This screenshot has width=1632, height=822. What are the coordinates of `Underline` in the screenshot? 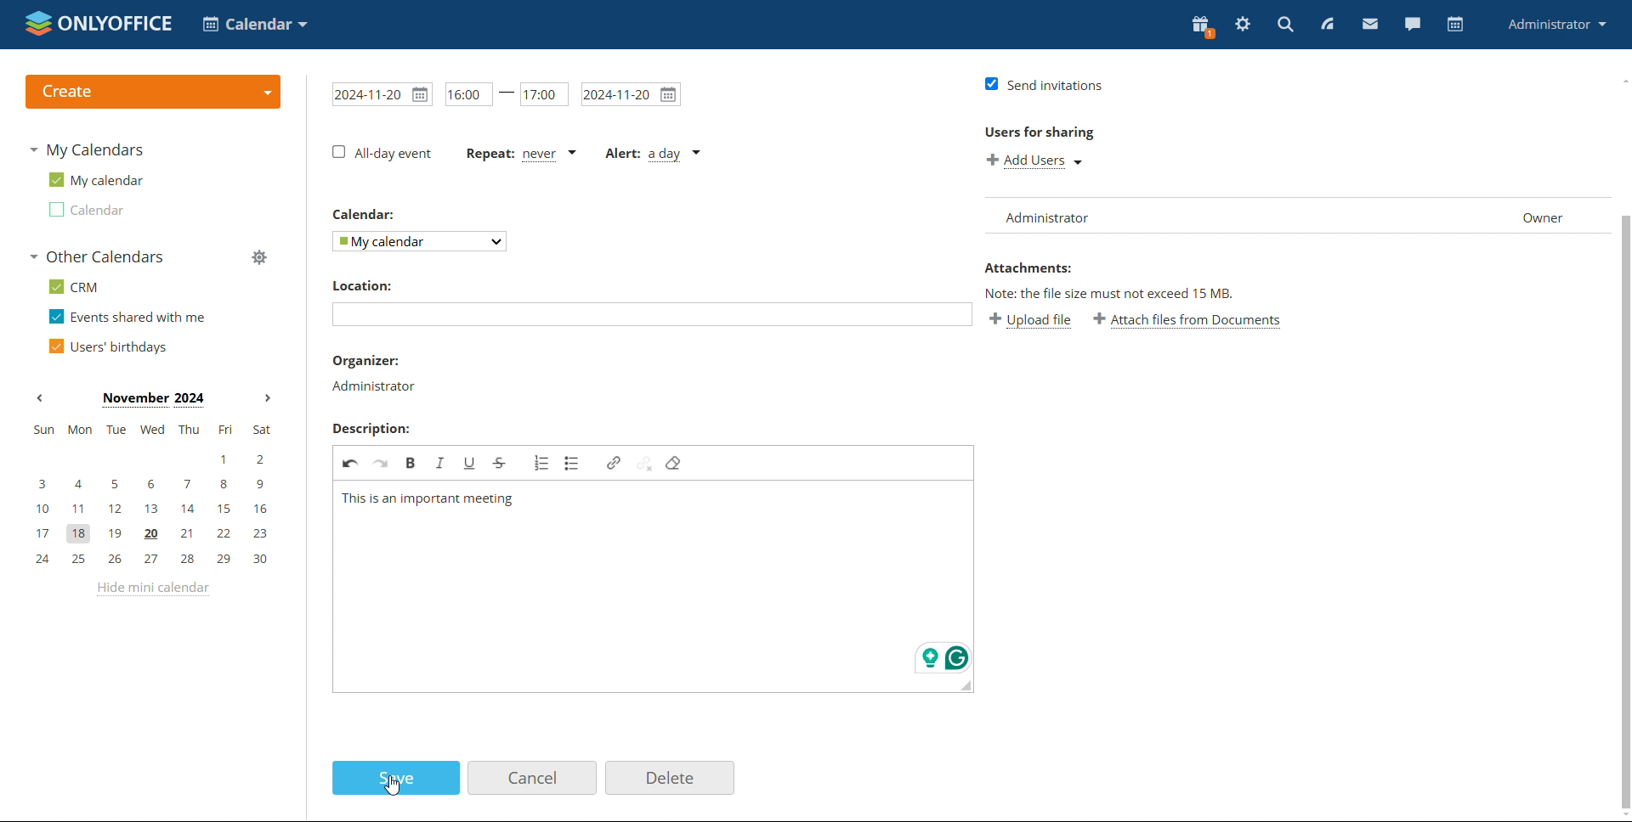 It's located at (470, 463).